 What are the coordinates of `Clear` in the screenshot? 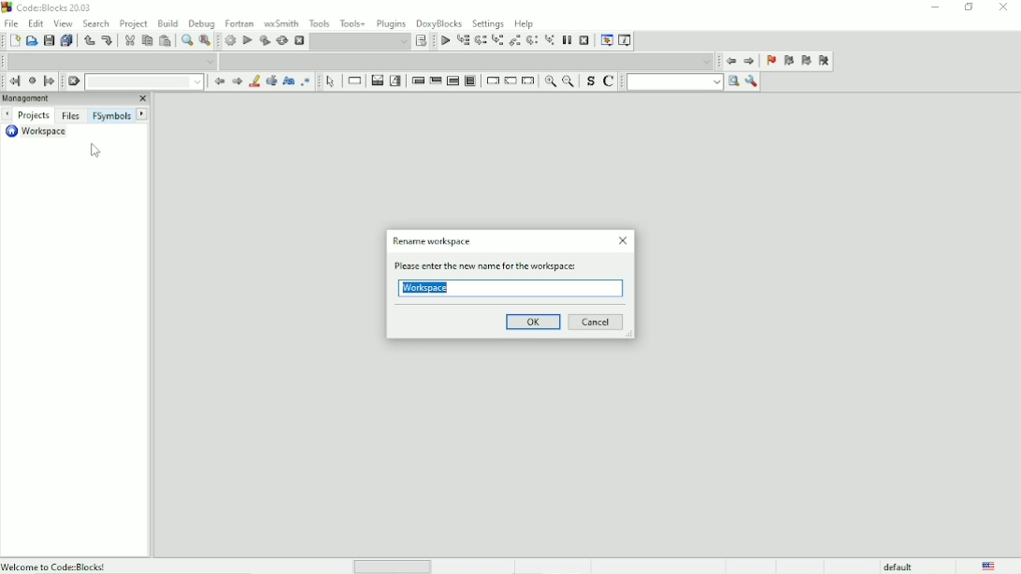 It's located at (74, 81).